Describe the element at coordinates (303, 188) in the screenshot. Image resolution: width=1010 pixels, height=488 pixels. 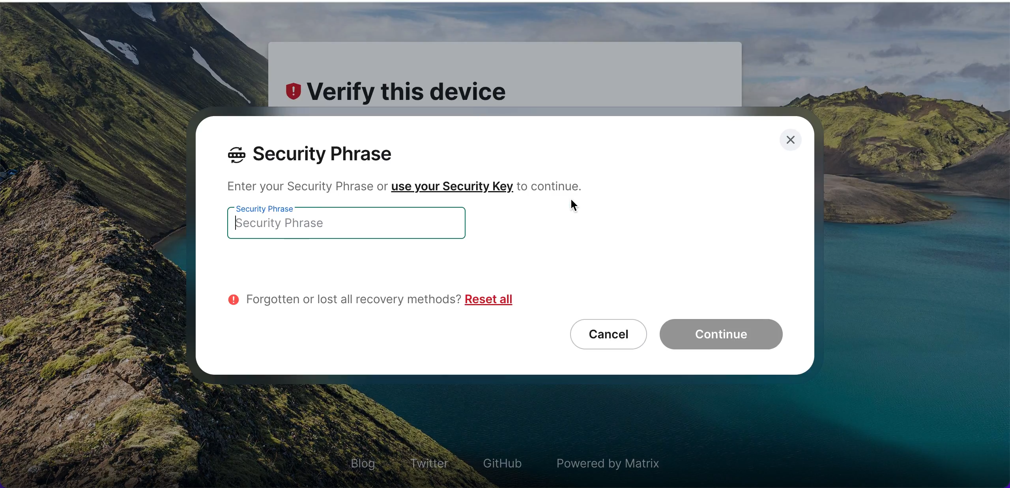
I see `enter your security phrase or` at that location.